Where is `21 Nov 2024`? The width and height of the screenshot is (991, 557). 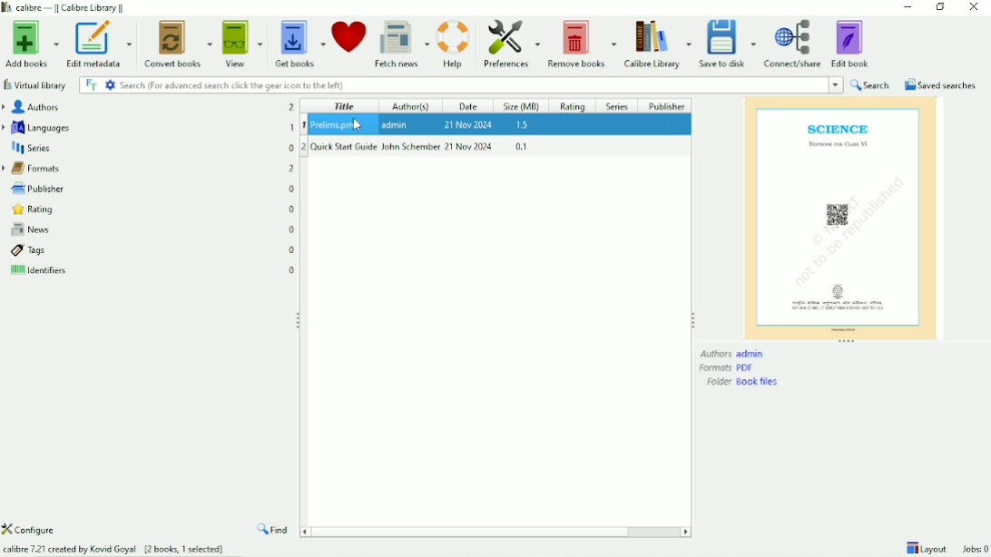 21 Nov 2024 is located at coordinates (470, 146).